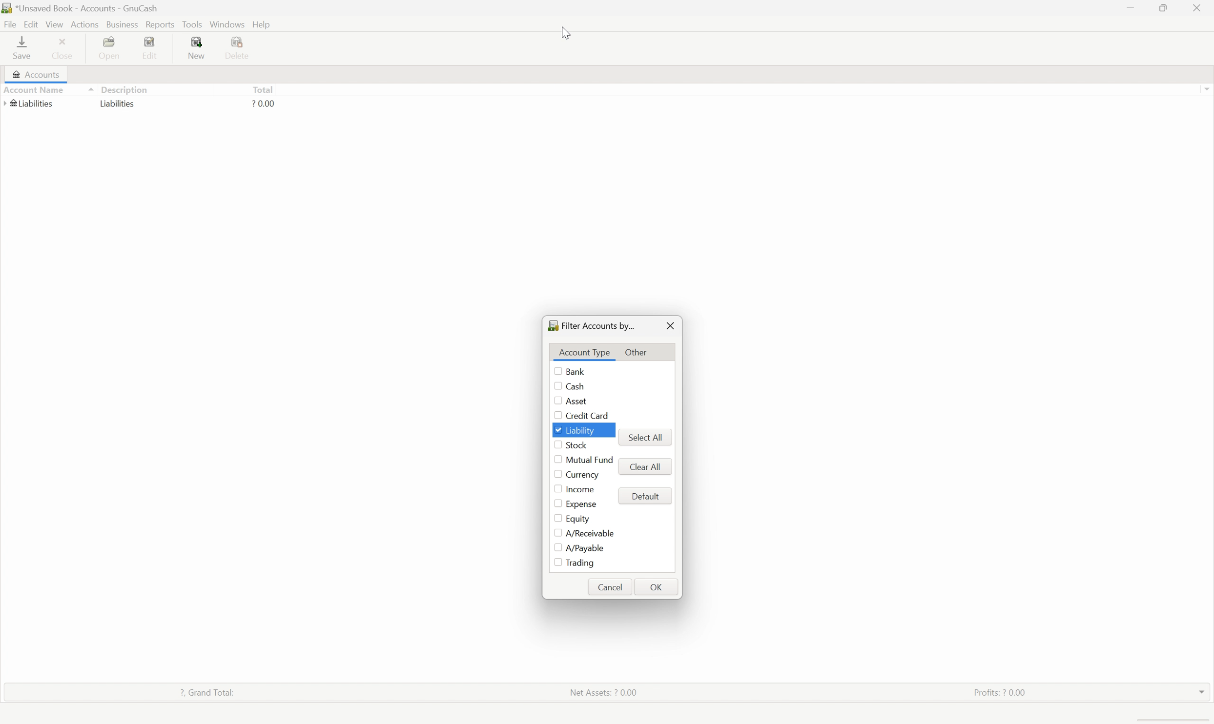 The height and width of the screenshot is (724, 1214). I want to click on Description, so click(121, 89).